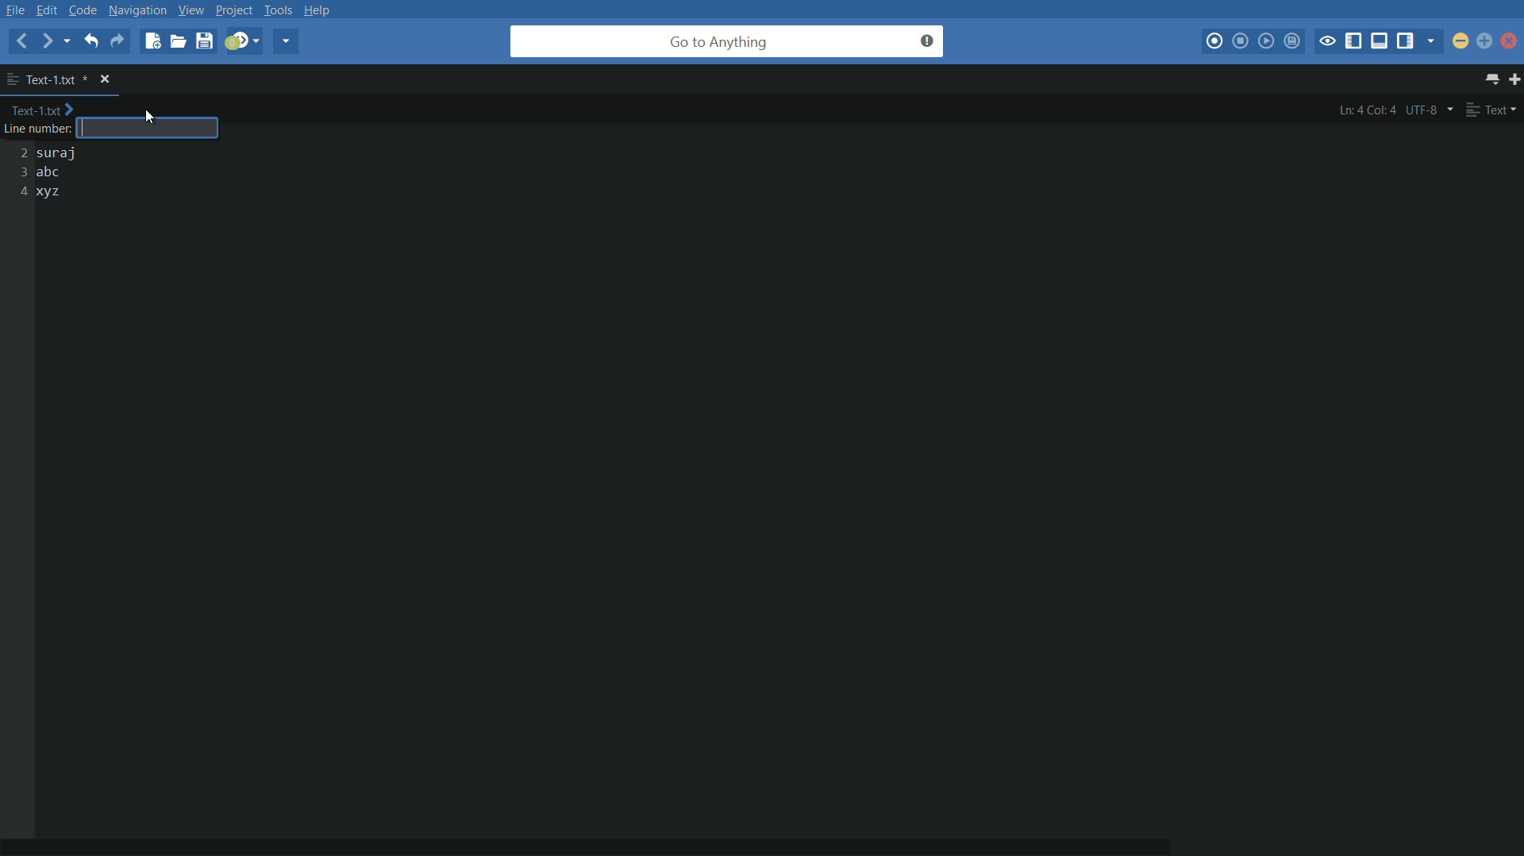  Describe the element at coordinates (279, 10) in the screenshot. I see `tools ` at that location.